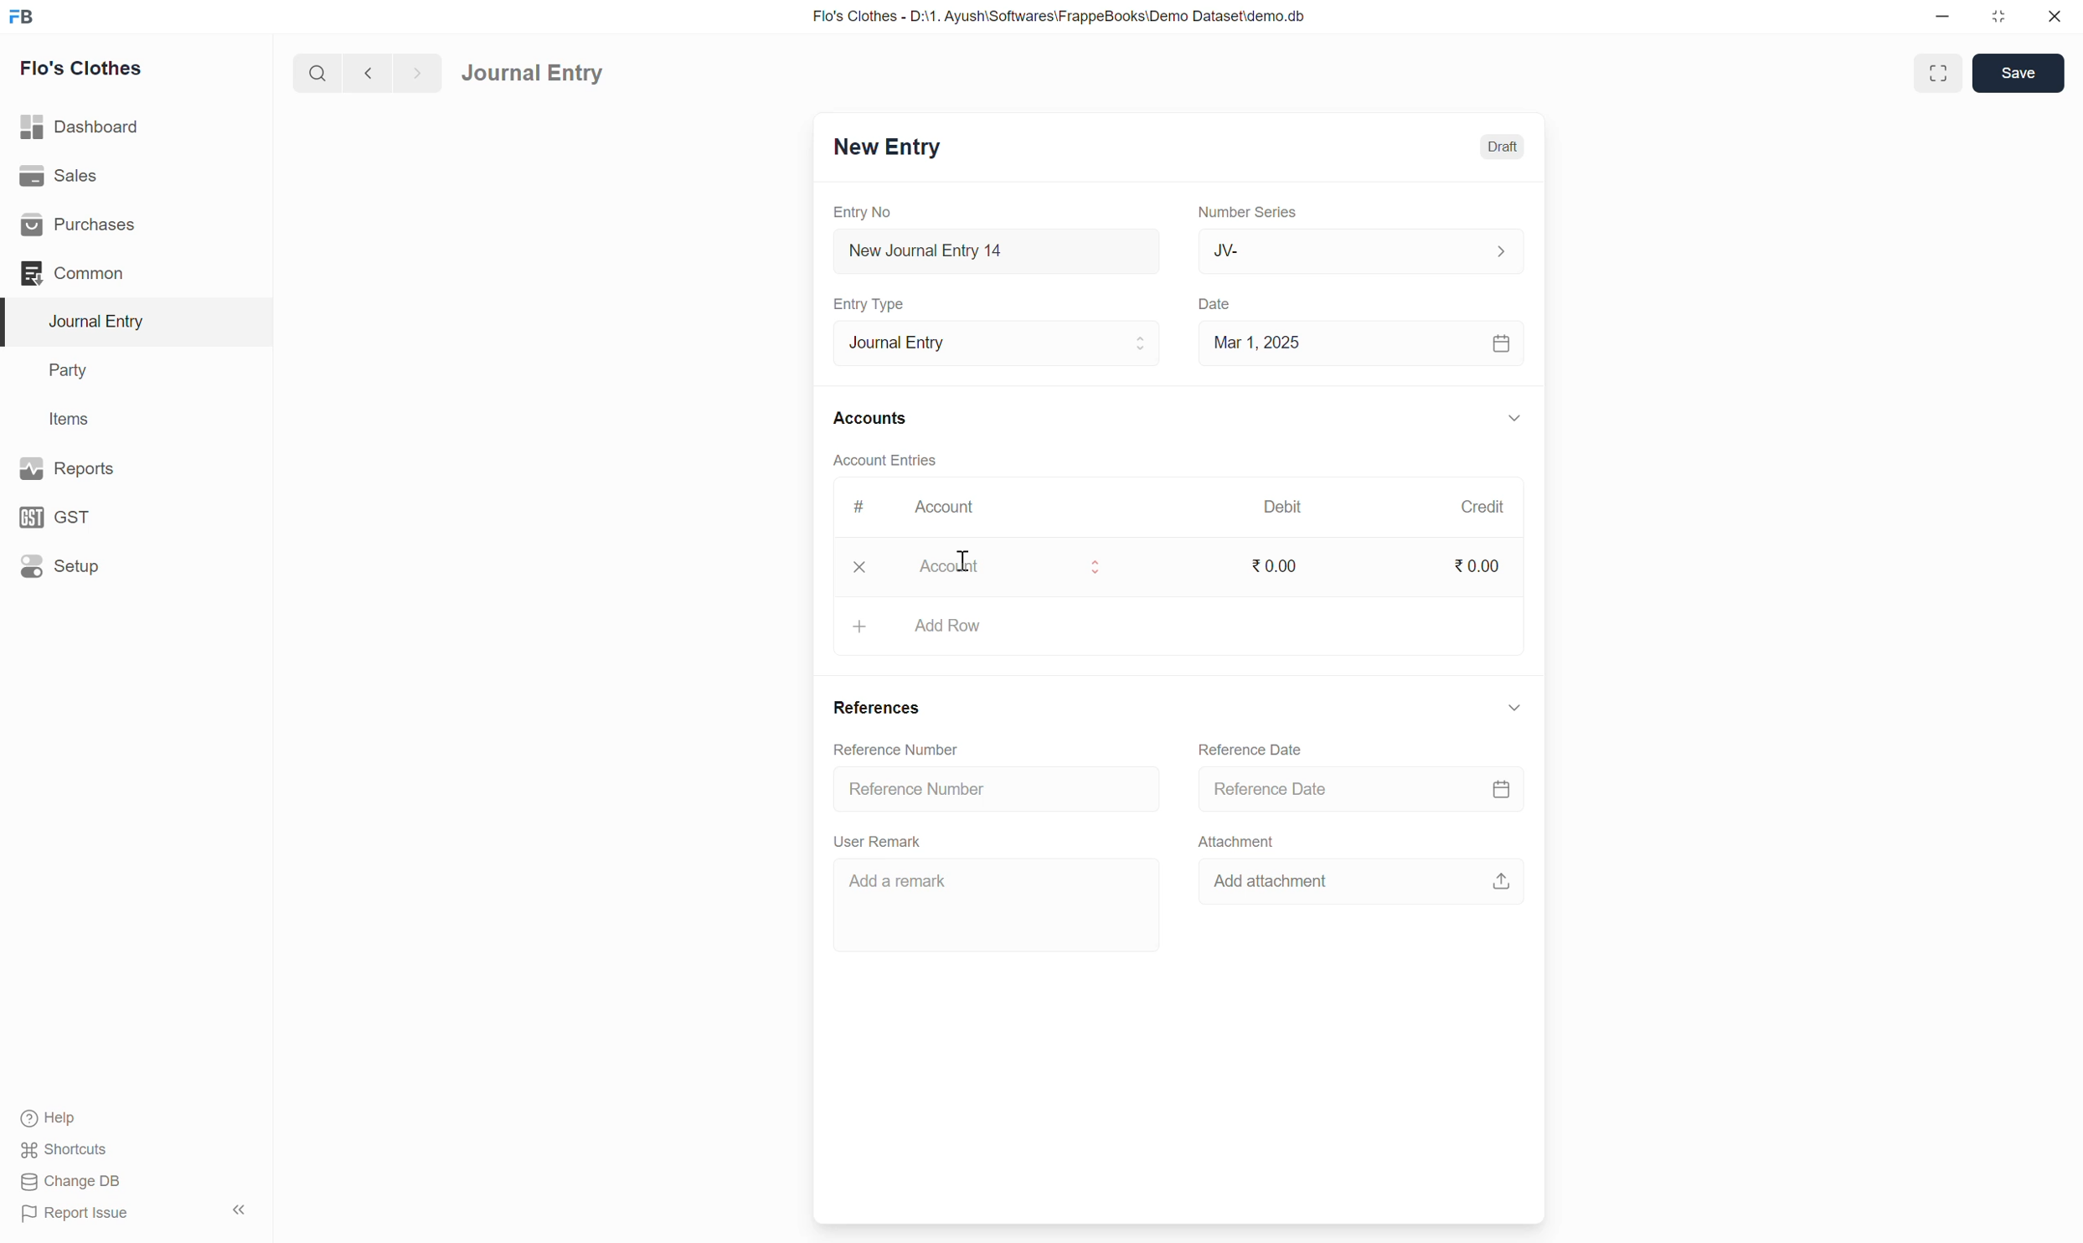  What do you see at coordinates (1482, 506) in the screenshot?
I see `Credit` at bounding box center [1482, 506].